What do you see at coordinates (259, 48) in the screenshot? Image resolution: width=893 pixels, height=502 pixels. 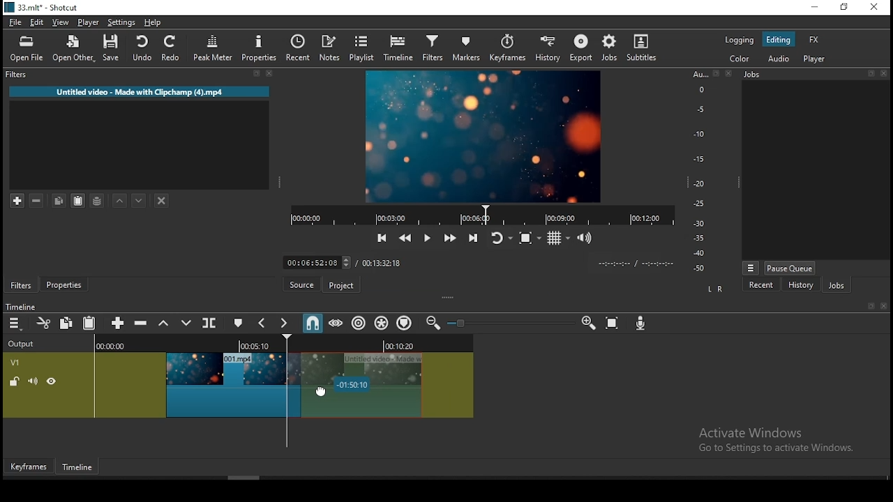 I see `properties` at bounding box center [259, 48].